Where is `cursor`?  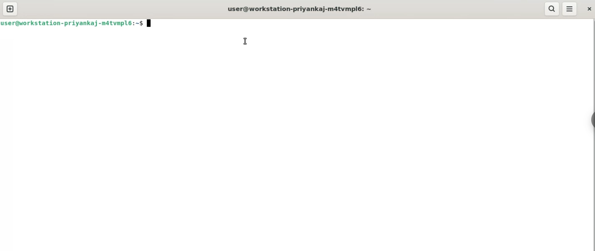
cursor is located at coordinates (245, 40).